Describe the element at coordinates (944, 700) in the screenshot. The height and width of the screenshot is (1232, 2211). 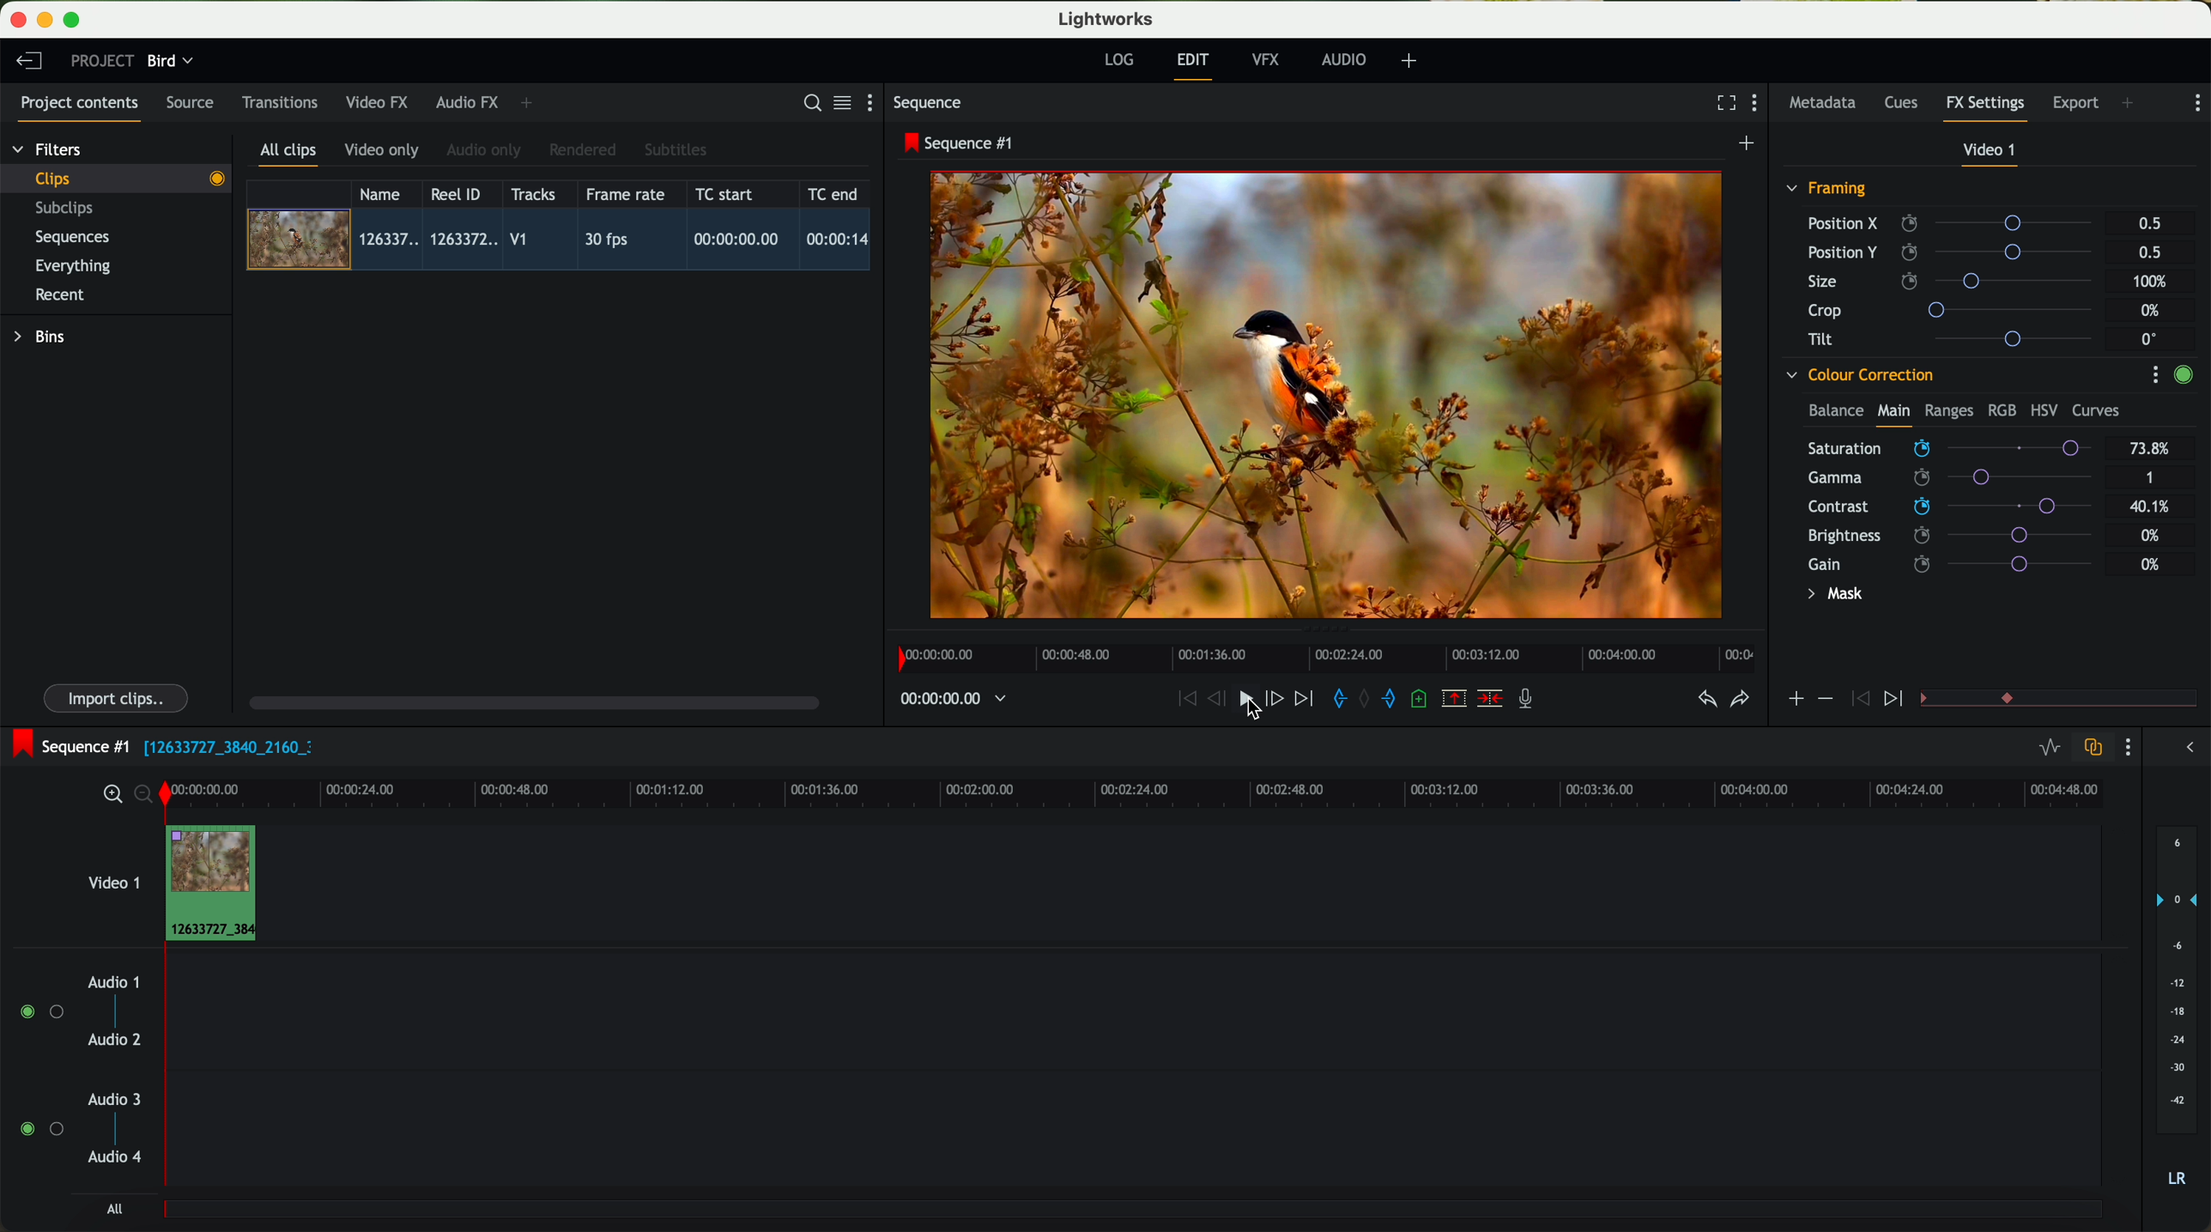
I see `timeline` at that location.